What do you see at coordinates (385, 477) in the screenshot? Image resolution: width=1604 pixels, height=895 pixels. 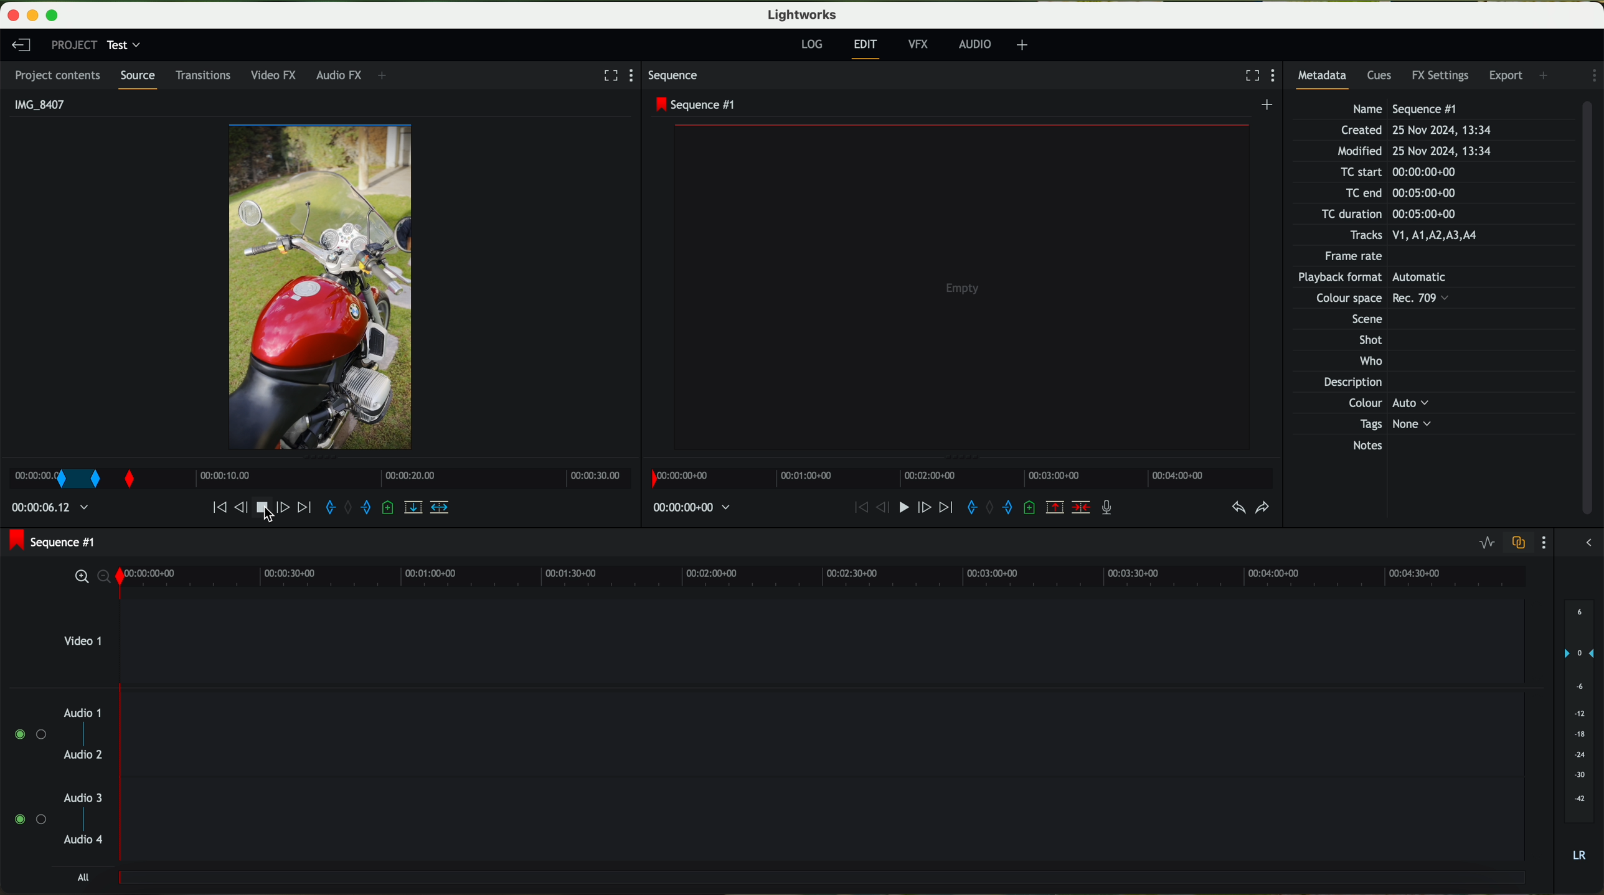 I see `Timeline` at bounding box center [385, 477].